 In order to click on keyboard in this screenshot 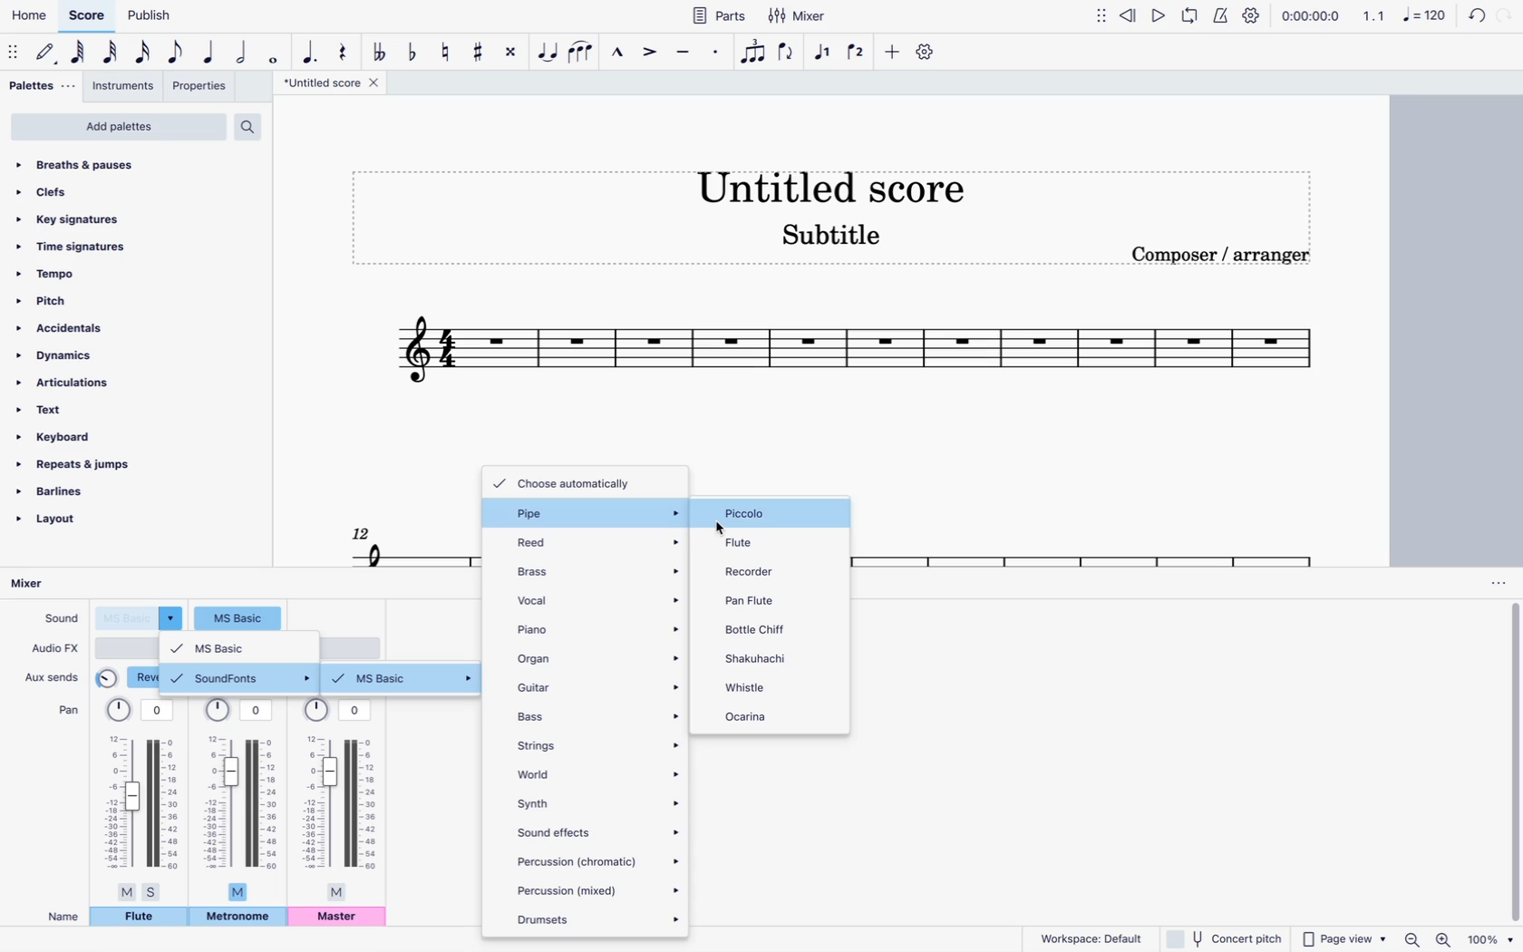, I will do `click(63, 436)`.